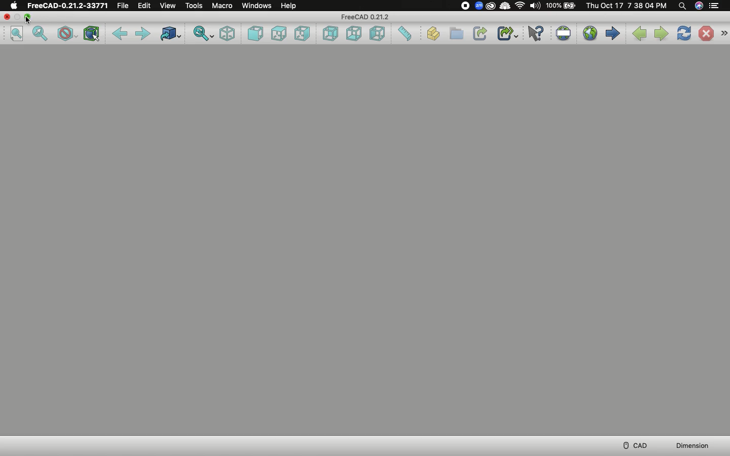 Image resolution: width=730 pixels, height=456 pixels. I want to click on Right, so click(302, 33).